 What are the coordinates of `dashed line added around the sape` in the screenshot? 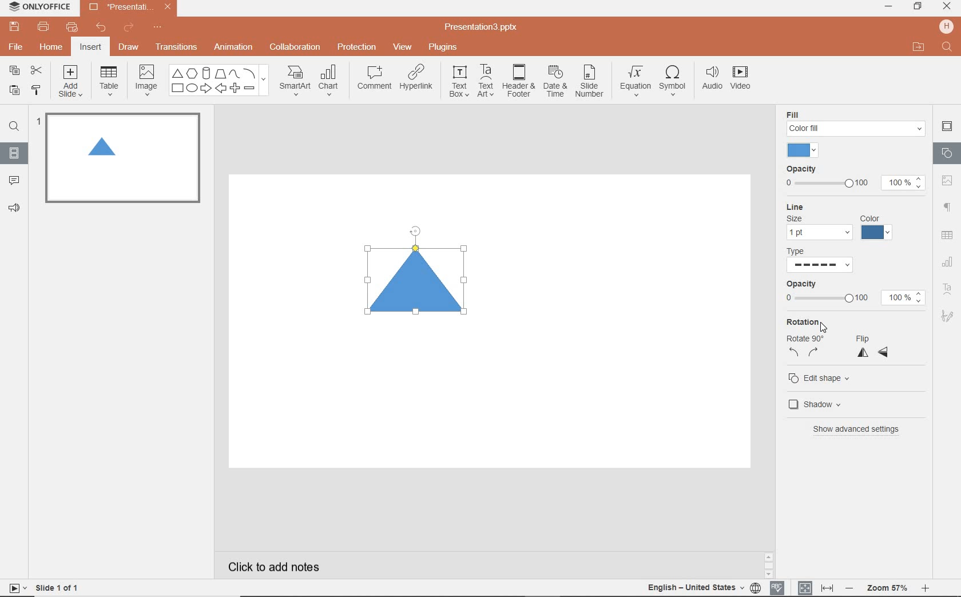 It's located at (102, 149).